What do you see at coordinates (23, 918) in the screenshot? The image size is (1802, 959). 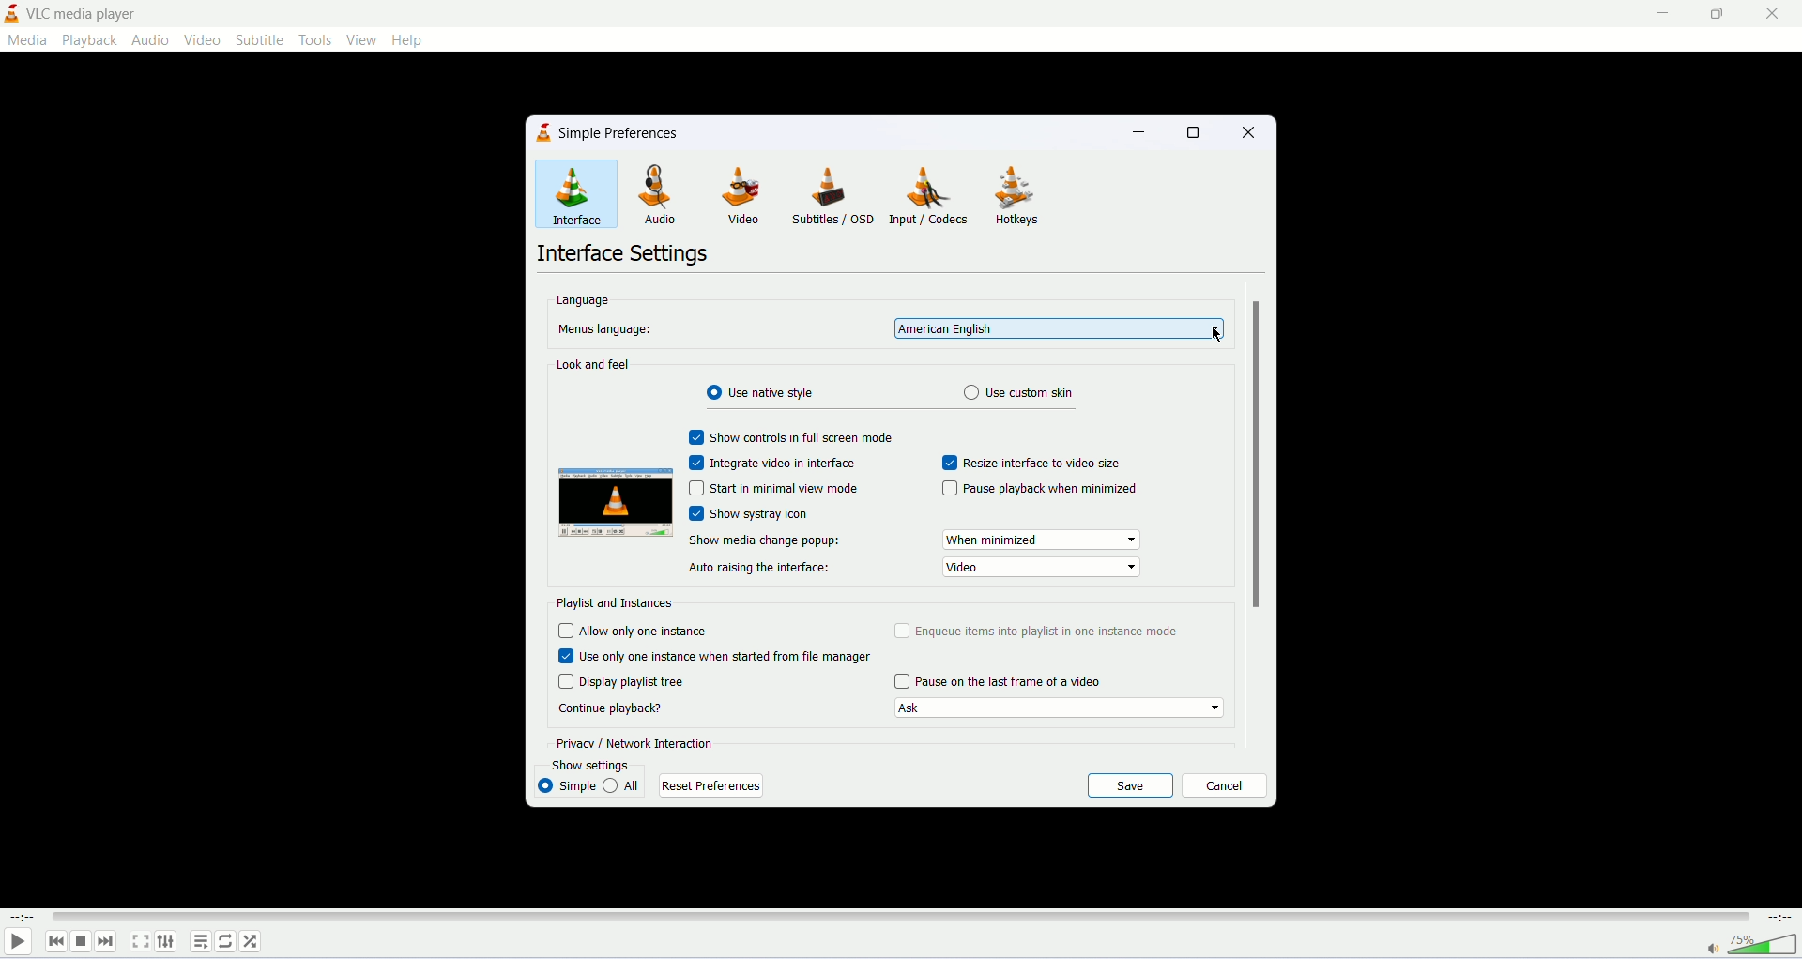 I see `played time` at bounding box center [23, 918].